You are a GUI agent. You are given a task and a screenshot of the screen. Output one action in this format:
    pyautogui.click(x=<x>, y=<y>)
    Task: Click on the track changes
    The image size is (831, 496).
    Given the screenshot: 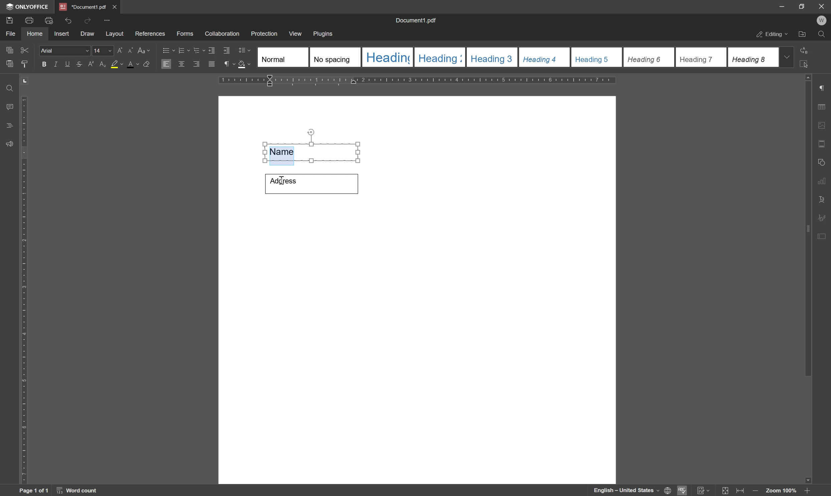 What is the action you would take?
    pyautogui.click(x=703, y=491)
    